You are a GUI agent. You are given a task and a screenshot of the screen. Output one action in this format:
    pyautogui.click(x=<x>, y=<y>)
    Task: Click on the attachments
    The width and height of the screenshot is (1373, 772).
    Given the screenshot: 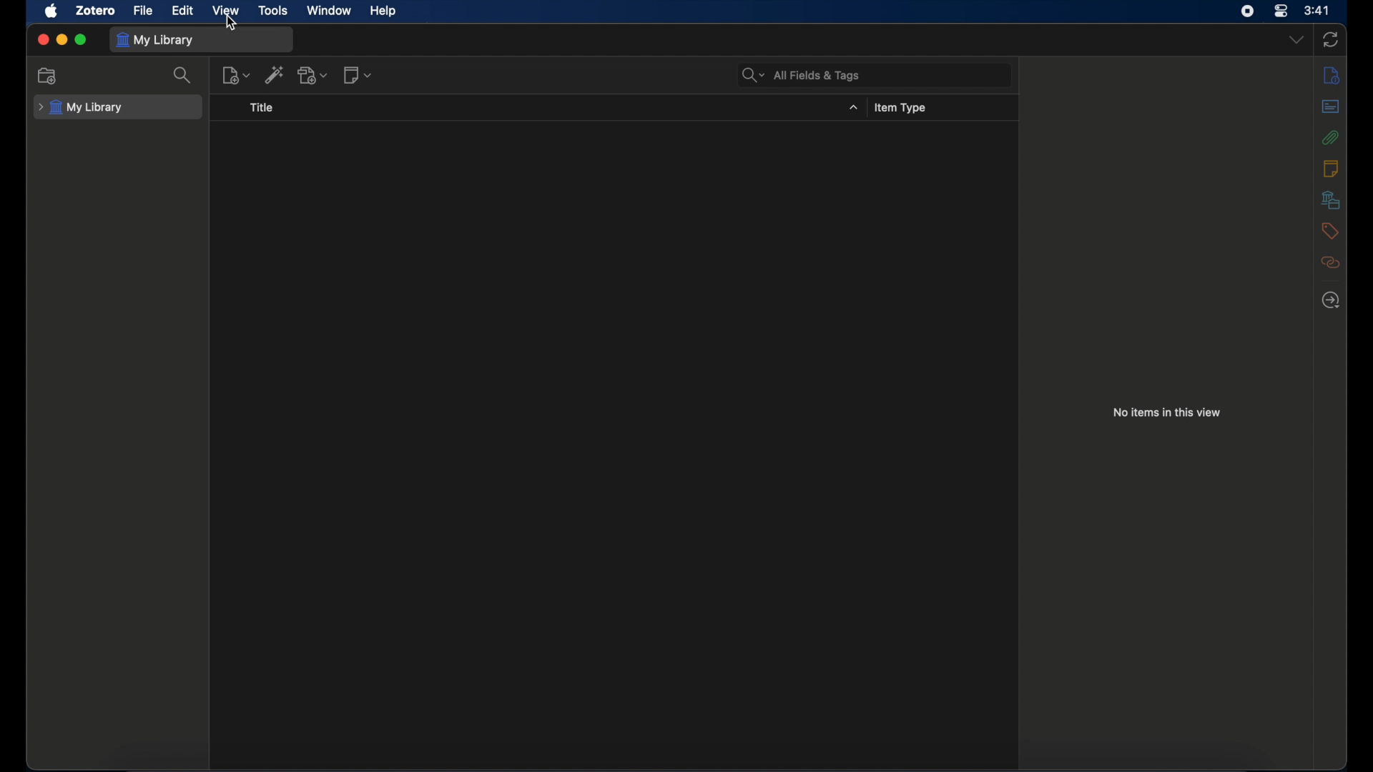 What is the action you would take?
    pyautogui.click(x=1330, y=137)
    